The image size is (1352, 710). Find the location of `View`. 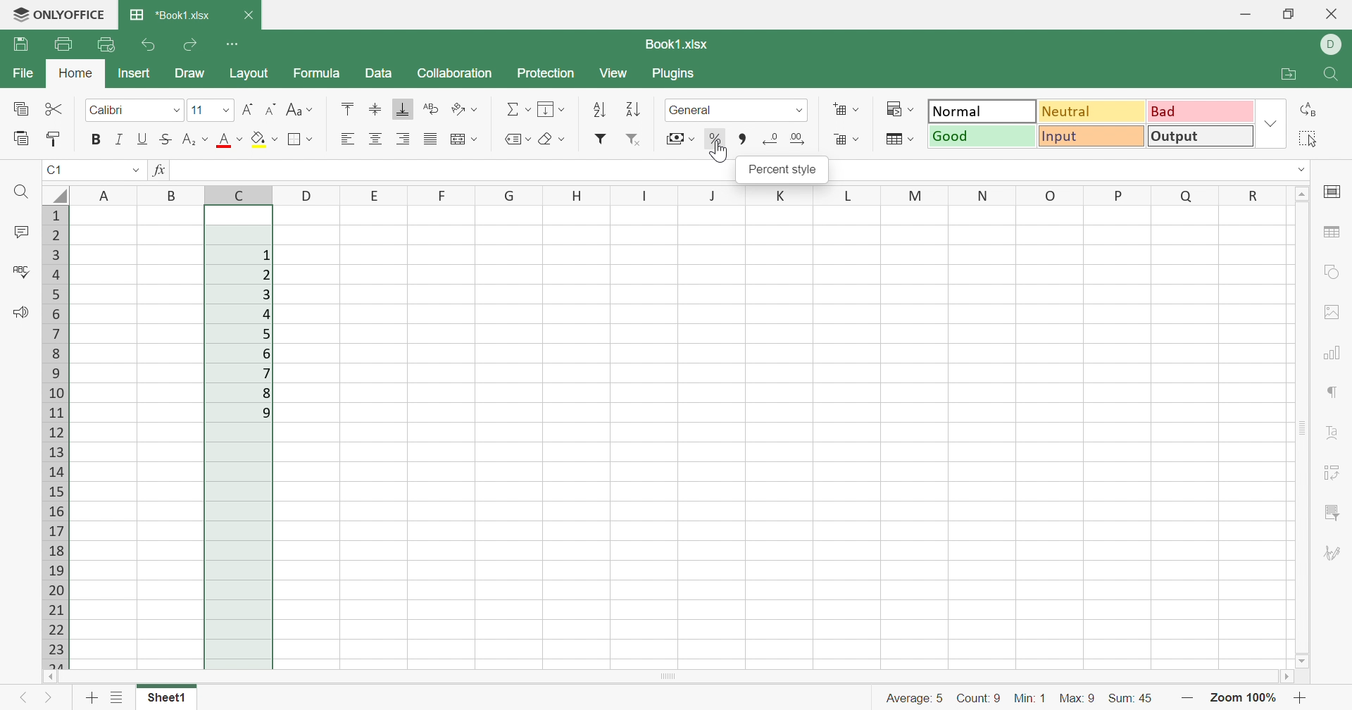

View is located at coordinates (613, 74).